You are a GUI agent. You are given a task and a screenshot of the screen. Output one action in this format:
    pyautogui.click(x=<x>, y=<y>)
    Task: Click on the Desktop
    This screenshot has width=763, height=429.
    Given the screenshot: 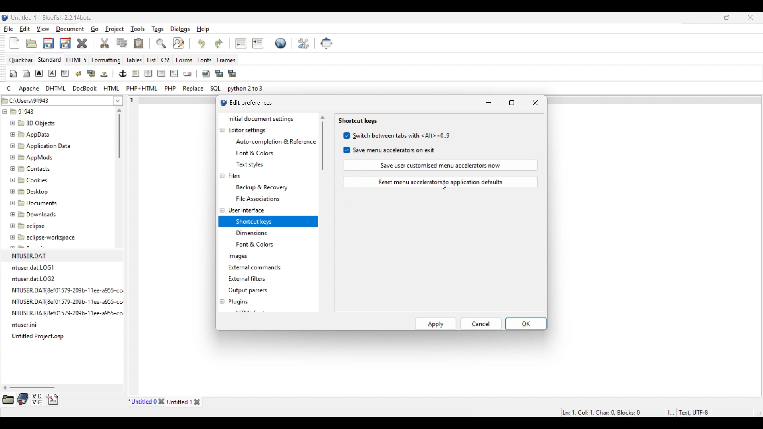 What is the action you would take?
    pyautogui.click(x=34, y=190)
    